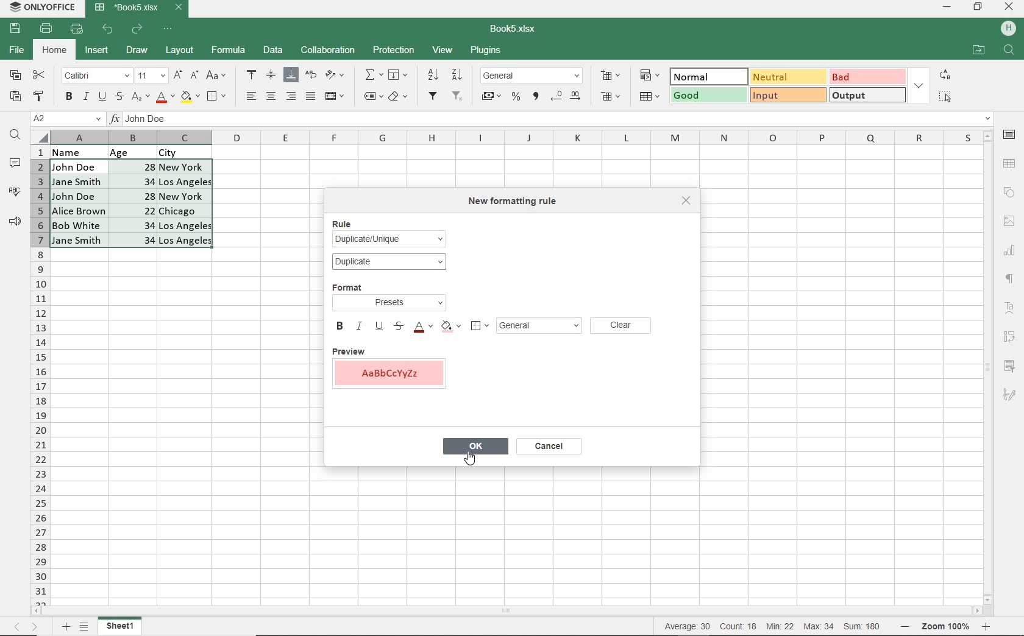 This screenshot has height=636, width=1024. I want to click on DATA, so click(141, 151).